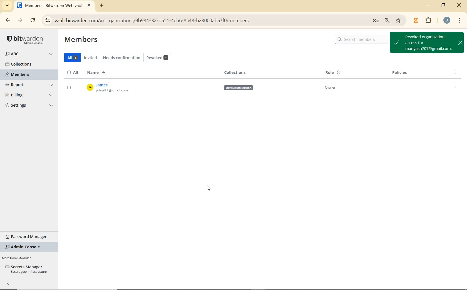  What do you see at coordinates (71, 57) in the screenshot?
I see `ALL` at bounding box center [71, 57].